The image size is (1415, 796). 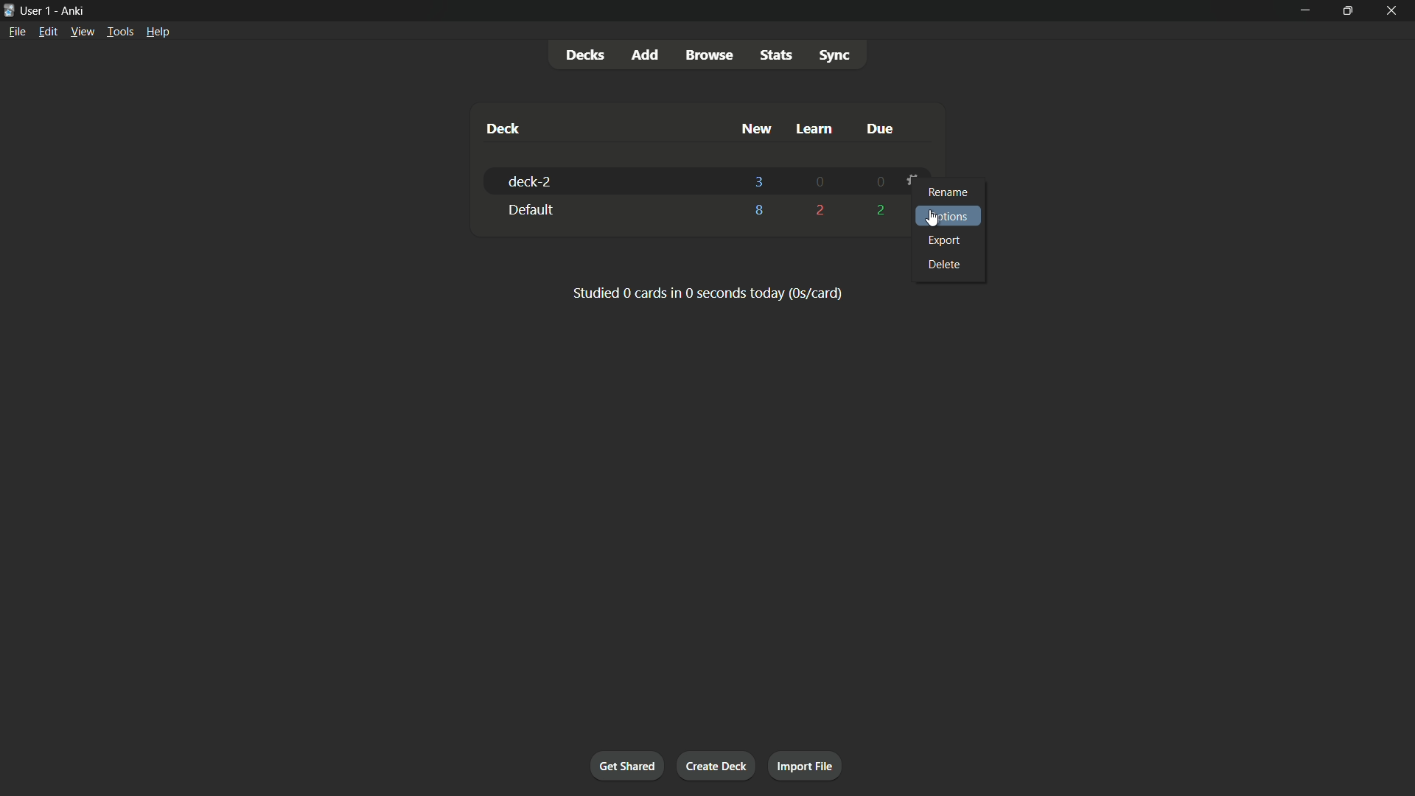 I want to click on export, so click(x=945, y=241).